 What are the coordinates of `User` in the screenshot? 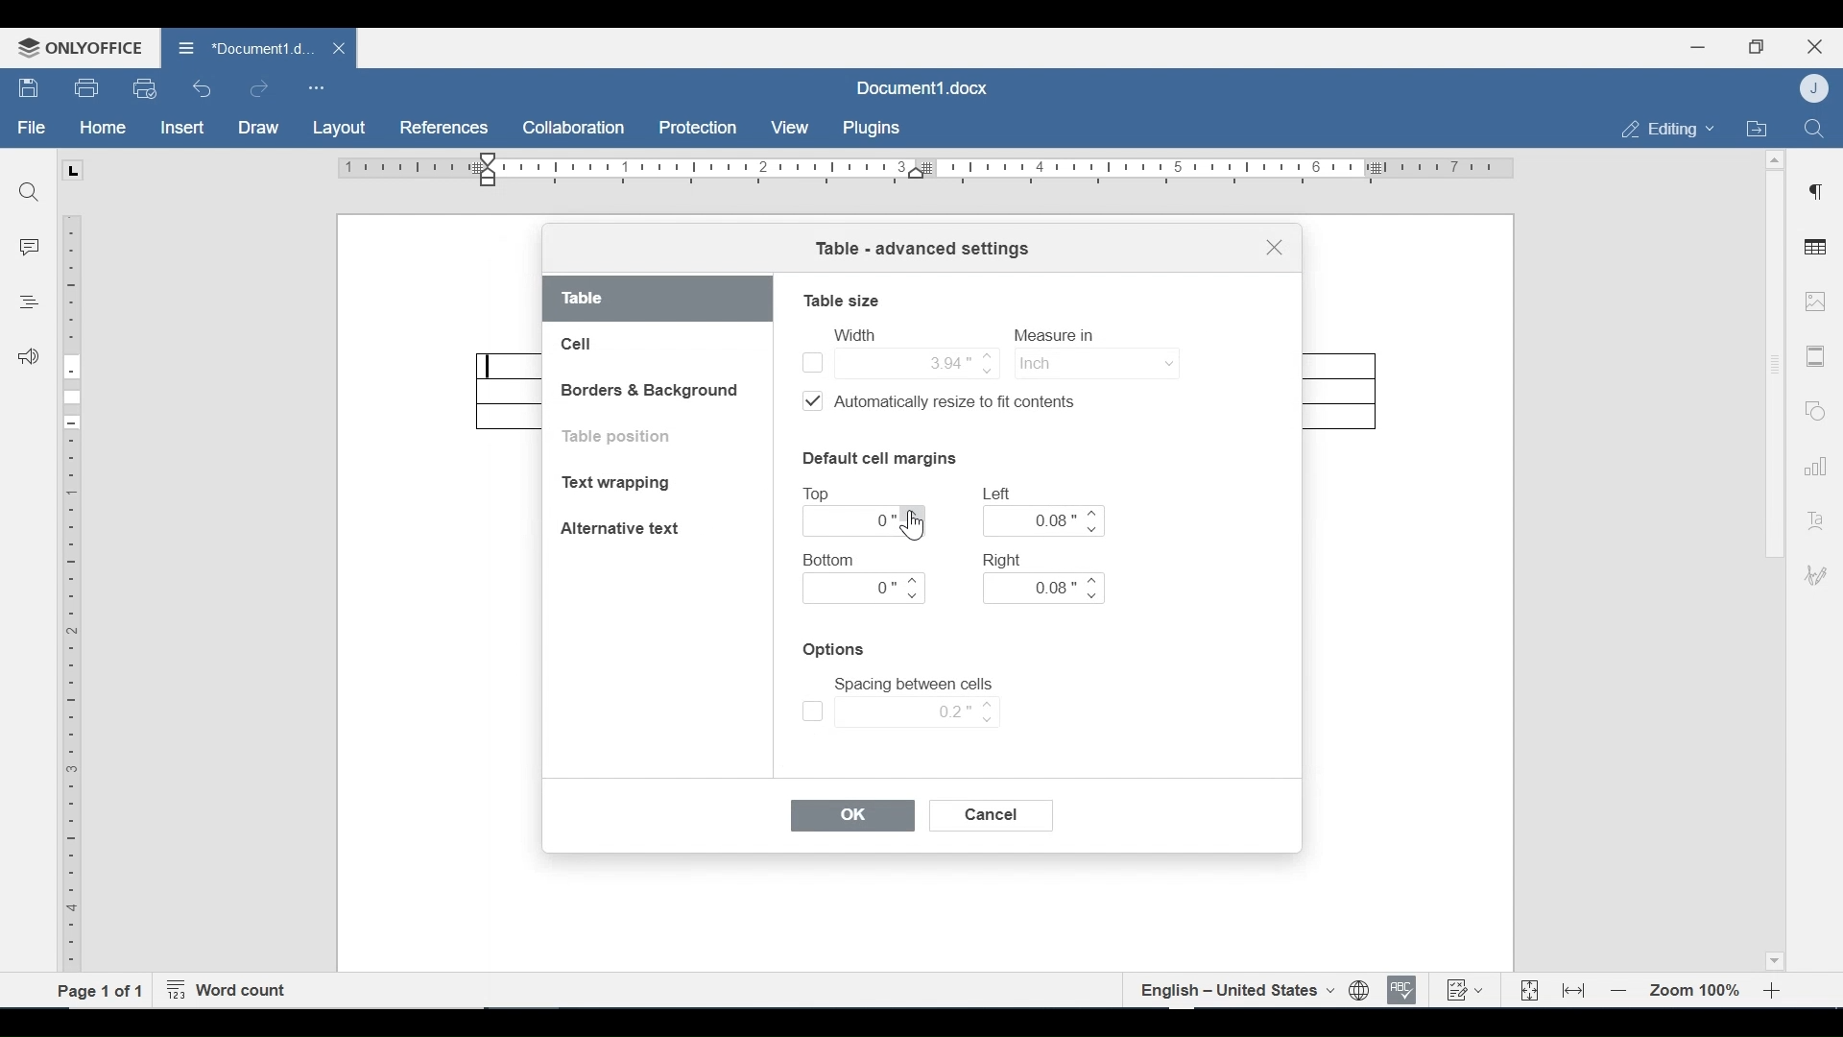 It's located at (1816, 87).